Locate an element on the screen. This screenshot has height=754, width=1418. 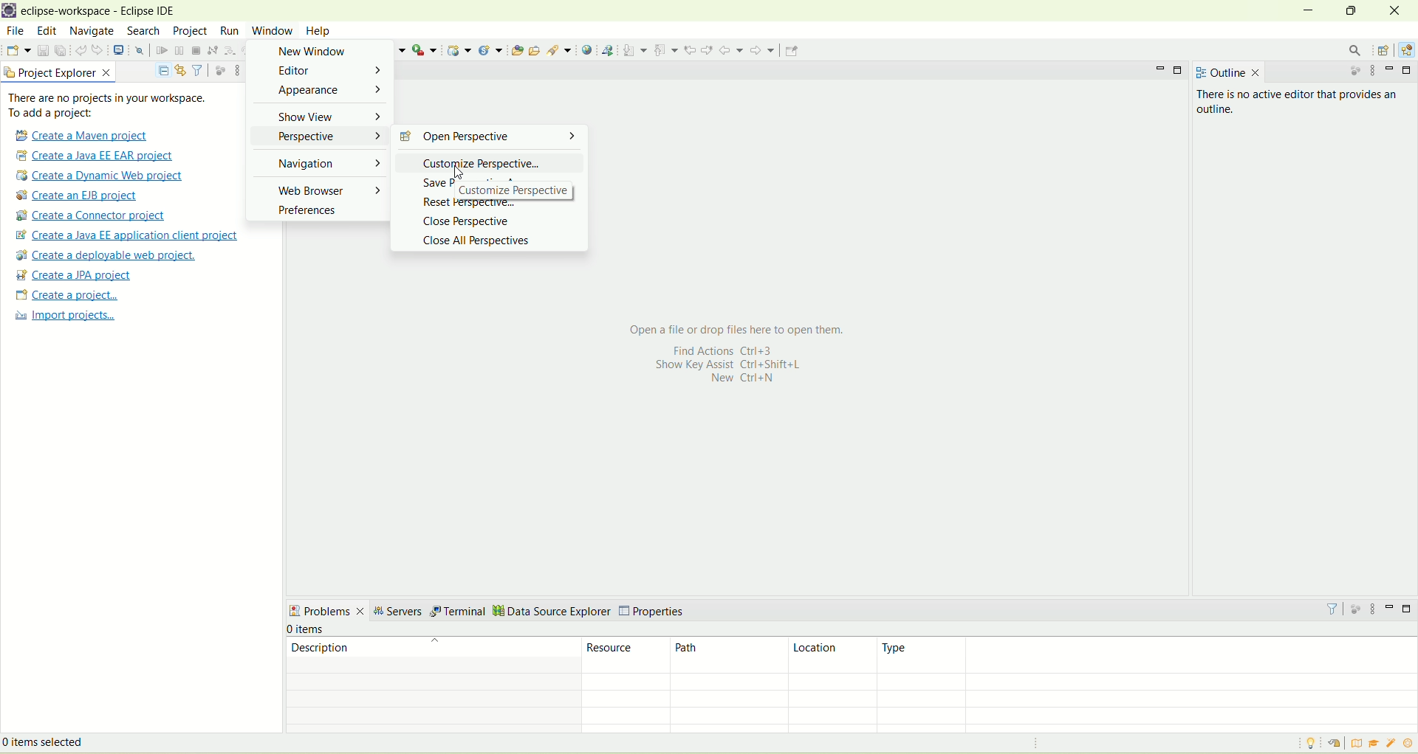
edit is located at coordinates (48, 32).